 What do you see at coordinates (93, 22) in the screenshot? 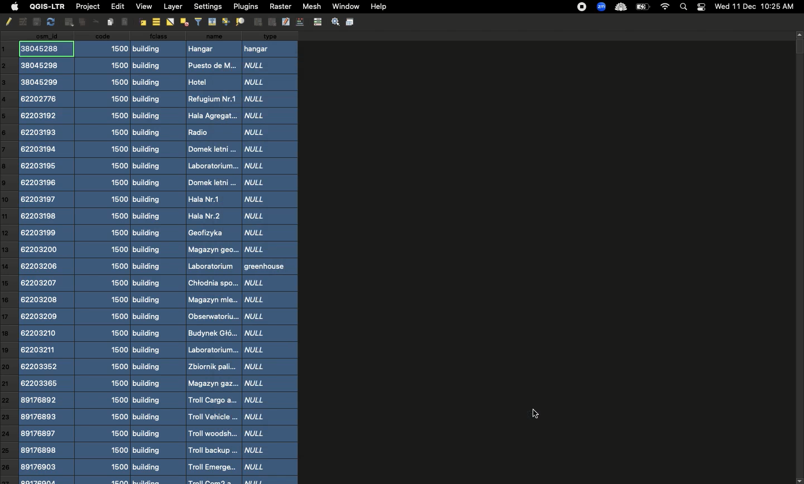
I see `` at bounding box center [93, 22].